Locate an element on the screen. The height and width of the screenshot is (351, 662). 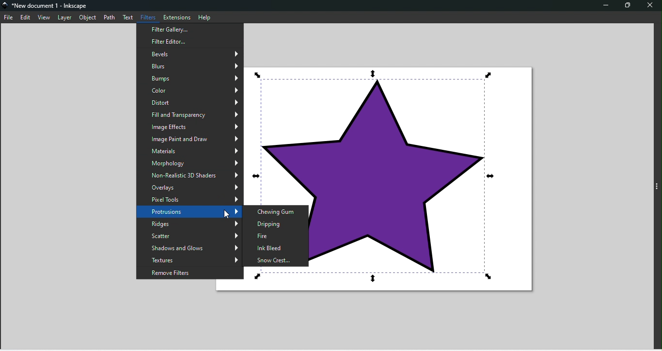
Extensions is located at coordinates (177, 16).